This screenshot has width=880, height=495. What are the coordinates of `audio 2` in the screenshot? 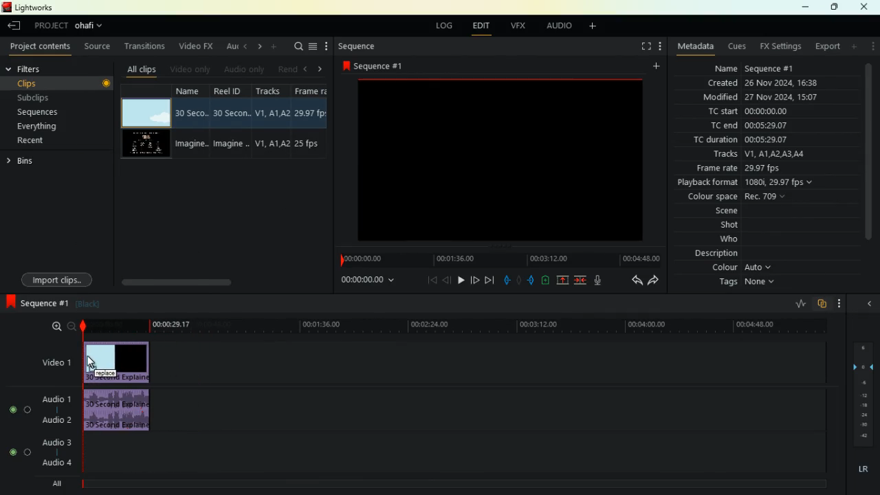 It's located at (52, 420).